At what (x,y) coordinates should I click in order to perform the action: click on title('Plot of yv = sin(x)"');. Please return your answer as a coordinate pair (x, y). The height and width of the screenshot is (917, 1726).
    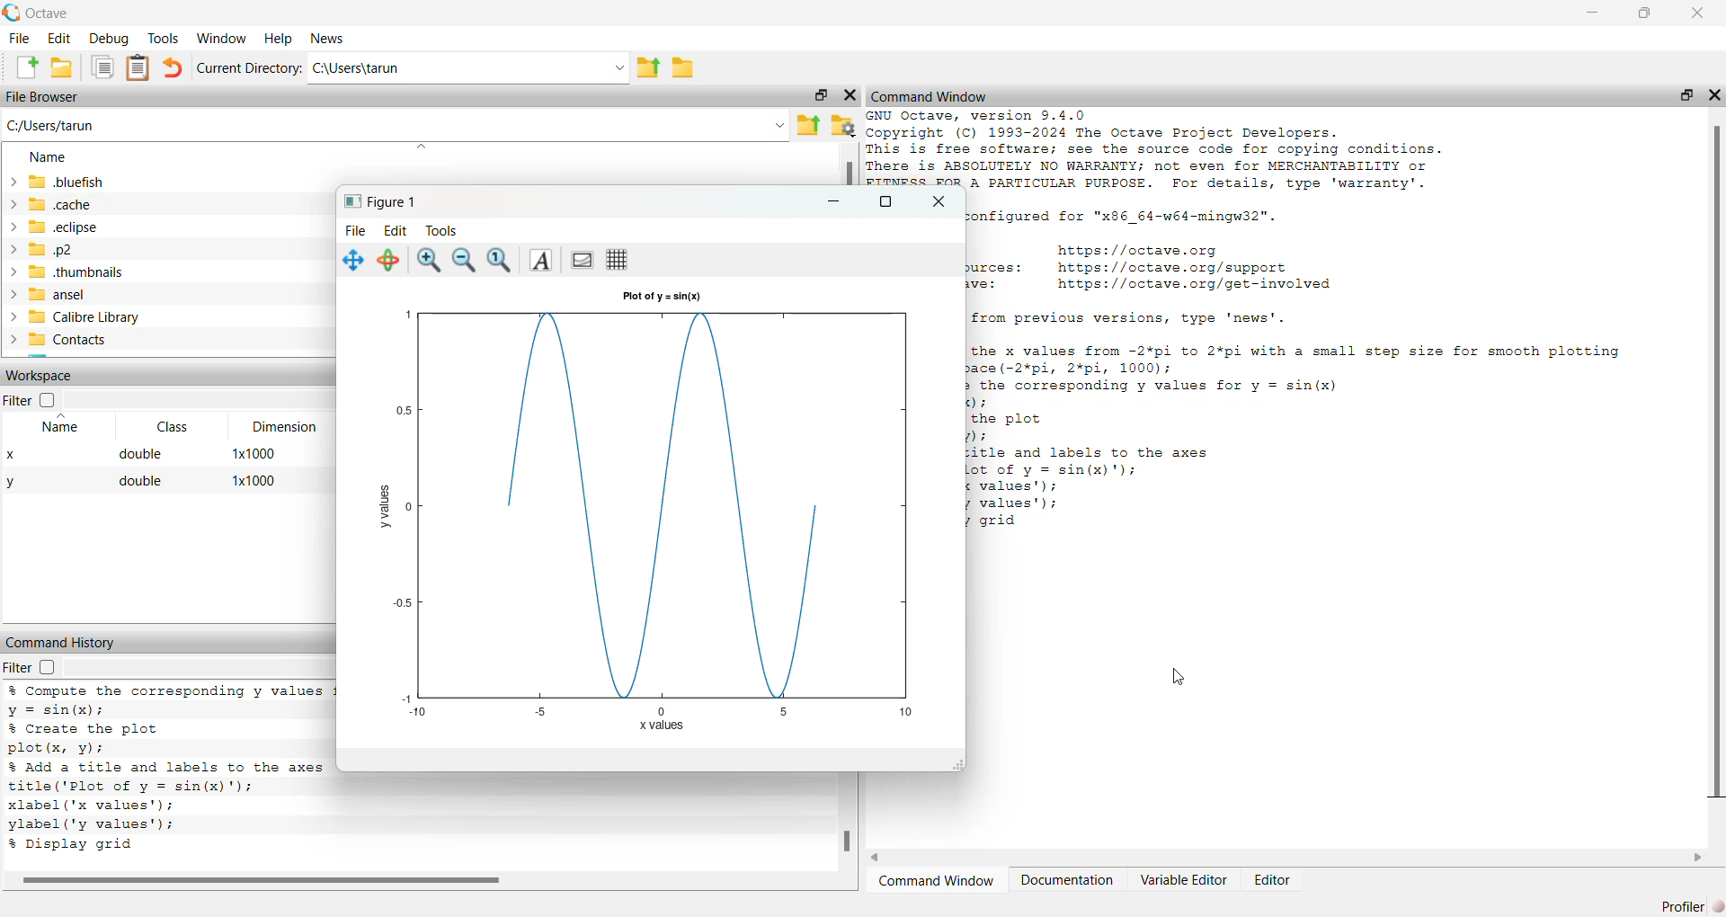
    Looking at the image, I should click on (137, 786).